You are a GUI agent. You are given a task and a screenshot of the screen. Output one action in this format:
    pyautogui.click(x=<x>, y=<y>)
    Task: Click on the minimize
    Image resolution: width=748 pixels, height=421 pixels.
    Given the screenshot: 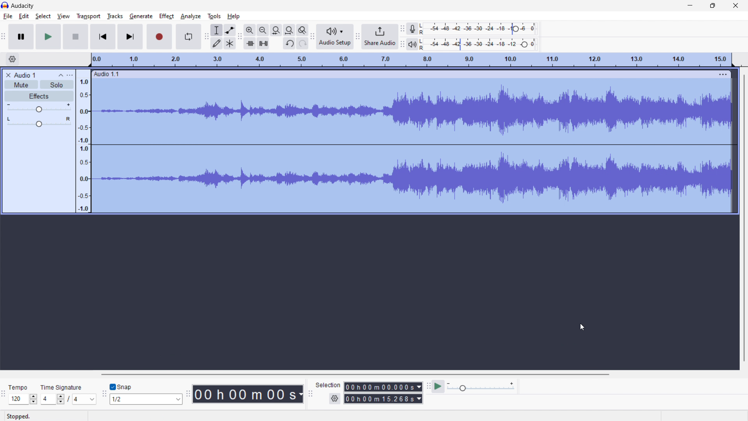 What is the action you would take?
    pyautogui.click(x=690, y=5)
    